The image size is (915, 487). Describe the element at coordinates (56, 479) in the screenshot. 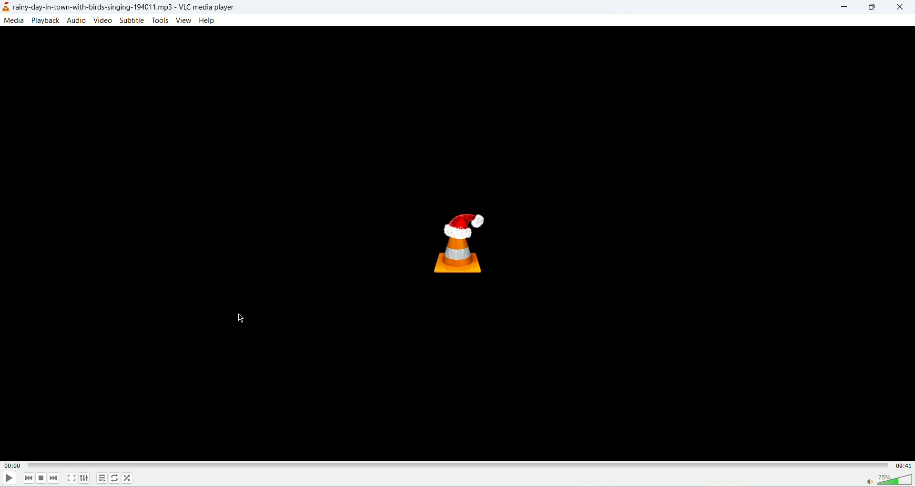

I see `next` at that location.